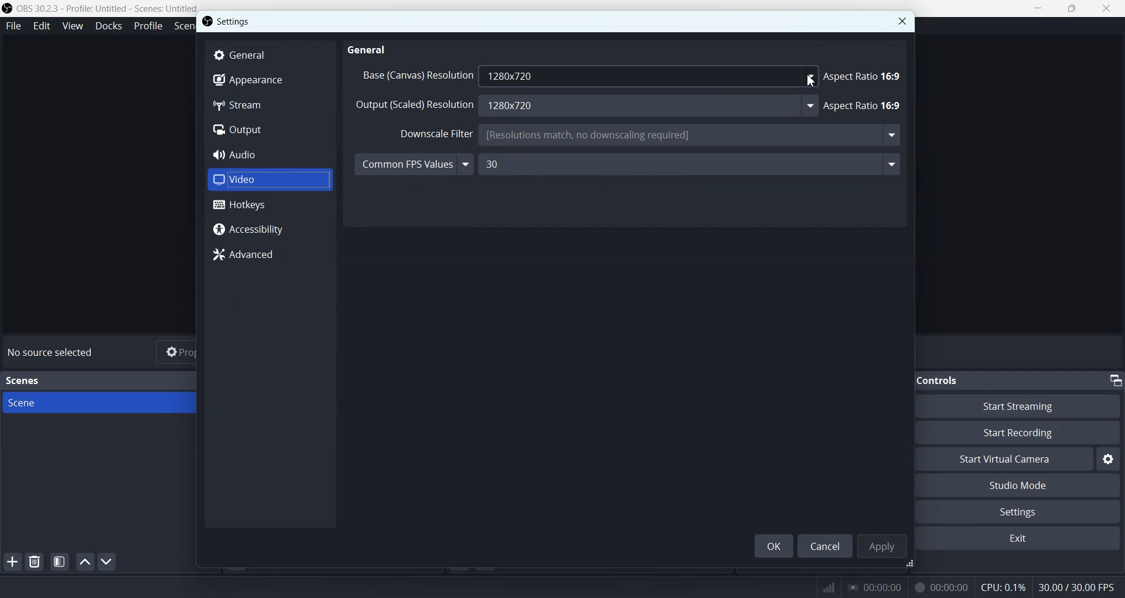  Describe the element at coordinates (270, 178) in the screenshot. I see `Video` at that location.